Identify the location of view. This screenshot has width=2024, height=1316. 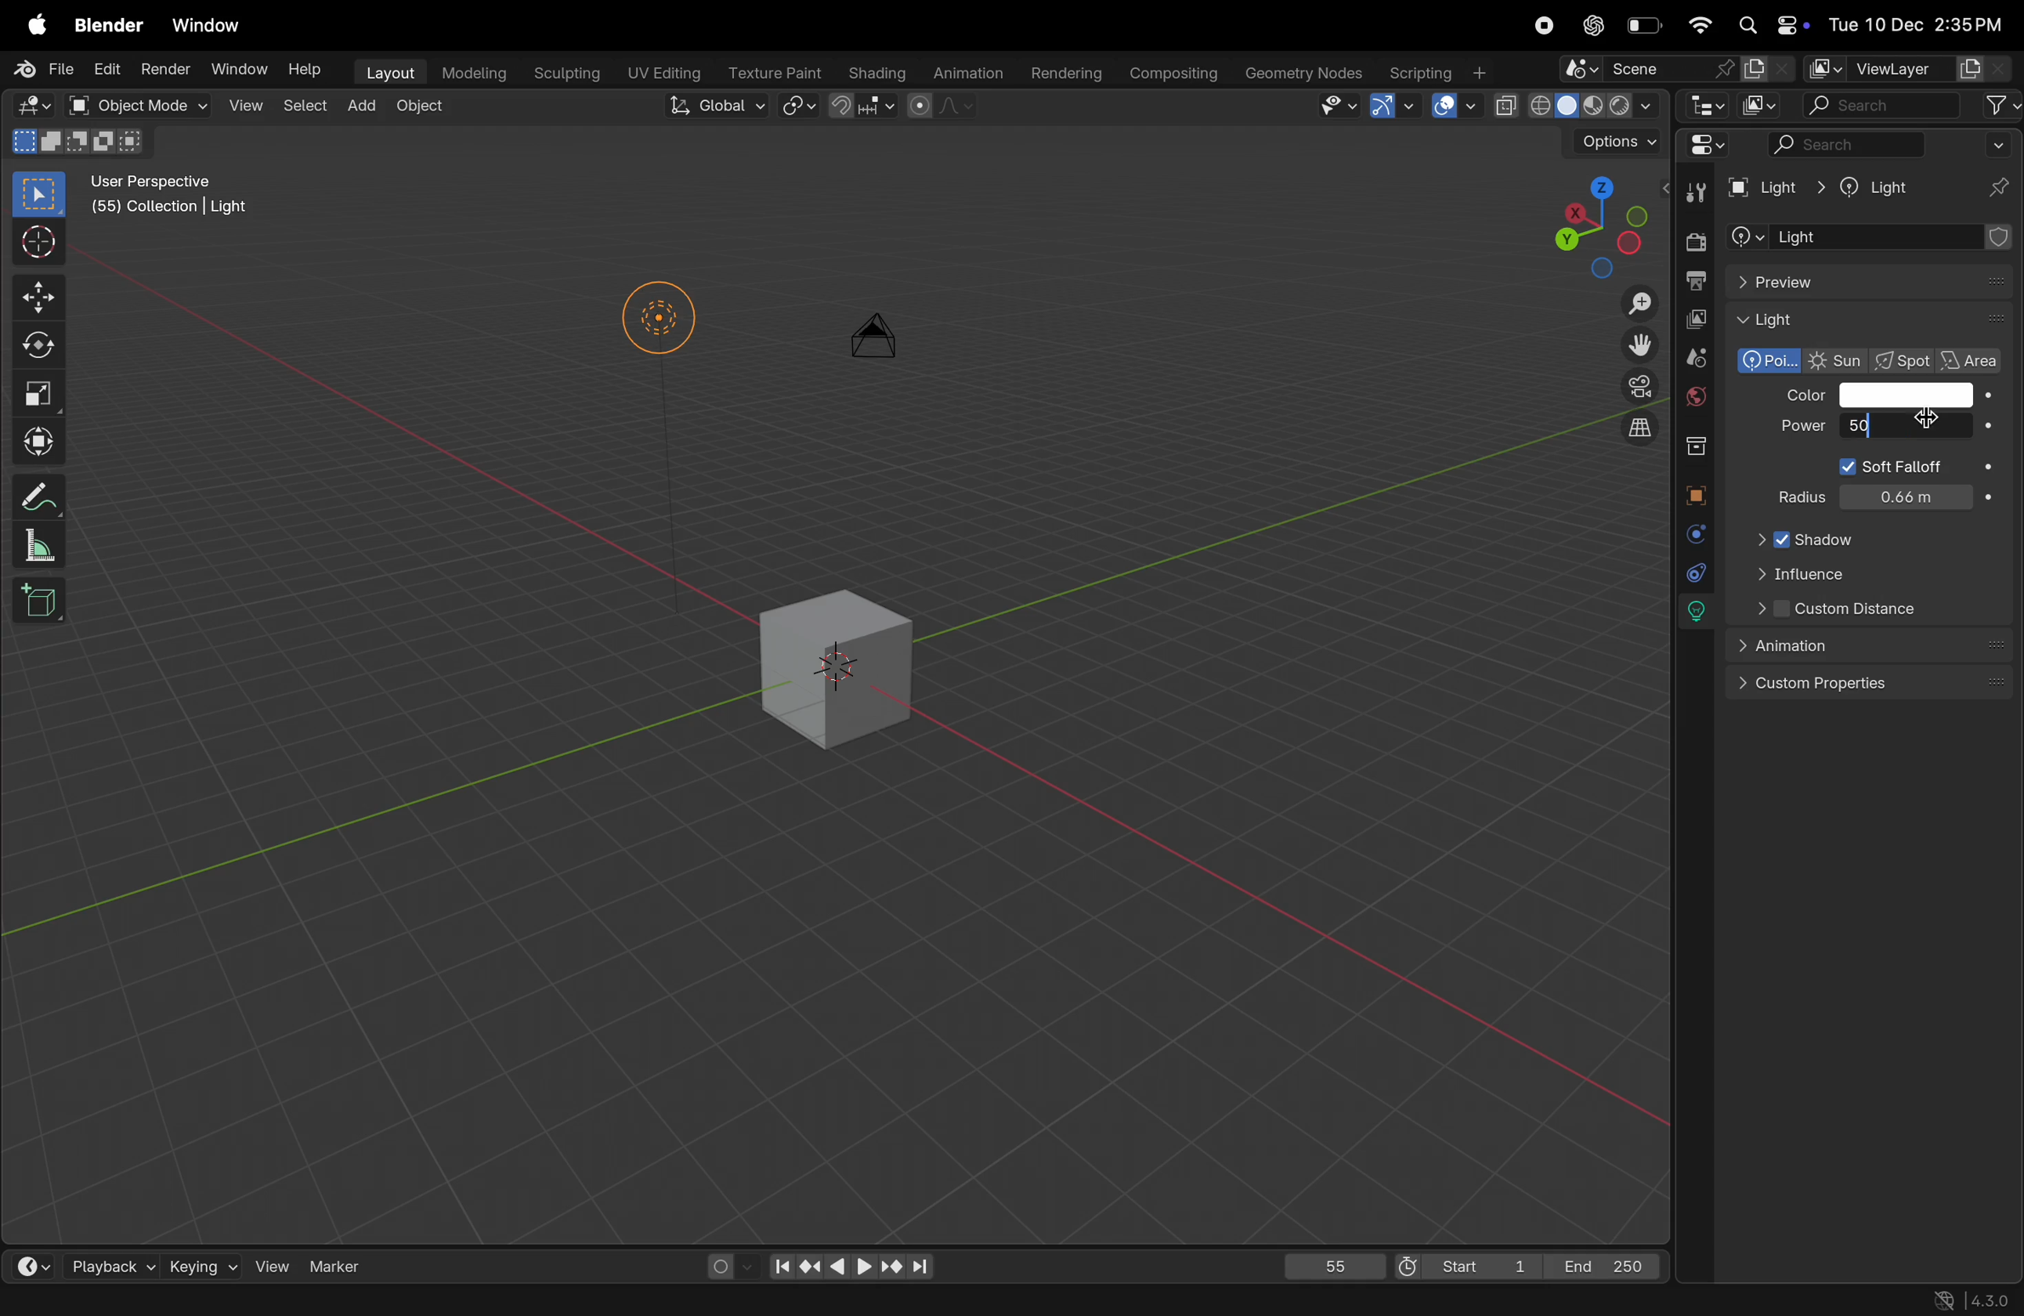
(274, 1264).